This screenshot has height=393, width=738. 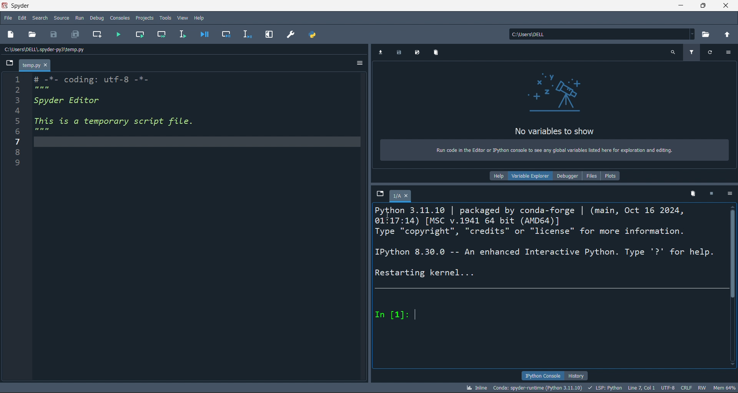 I want to click on help, so click(x=498, y=176).